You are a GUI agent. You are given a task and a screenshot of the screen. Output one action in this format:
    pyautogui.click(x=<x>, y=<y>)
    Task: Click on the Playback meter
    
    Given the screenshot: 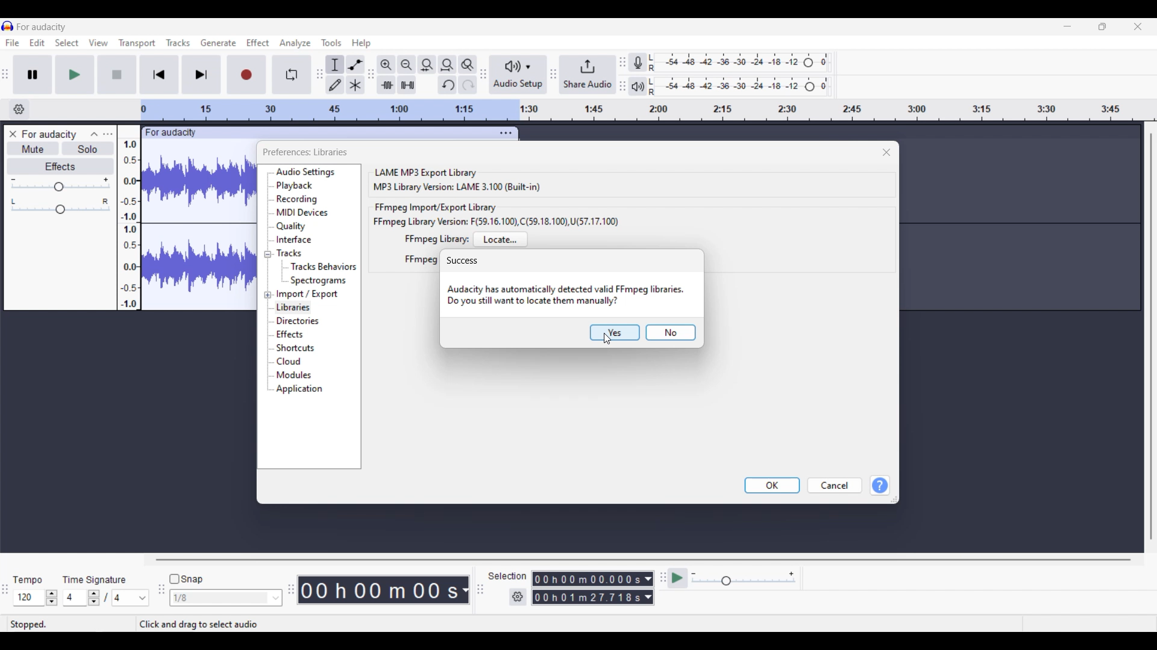 What is the action you would take?
    pyautogui.click(x=638, y=86)
    